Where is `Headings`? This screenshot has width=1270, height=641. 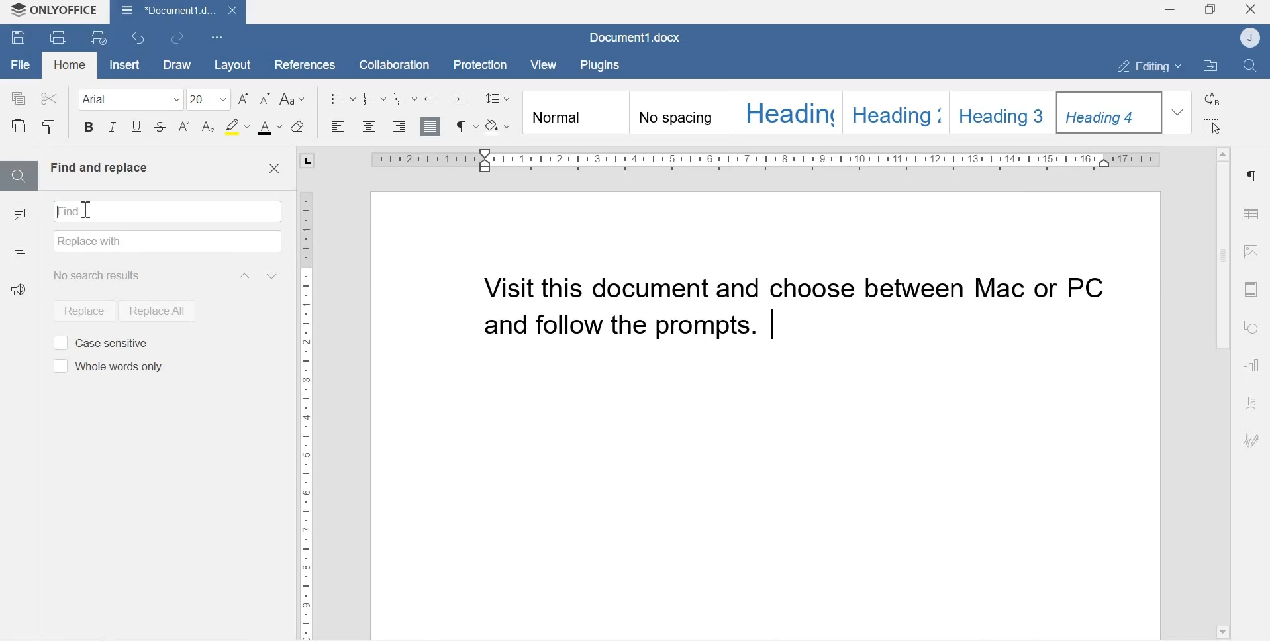
Headings is located at coordinates (19, 250).